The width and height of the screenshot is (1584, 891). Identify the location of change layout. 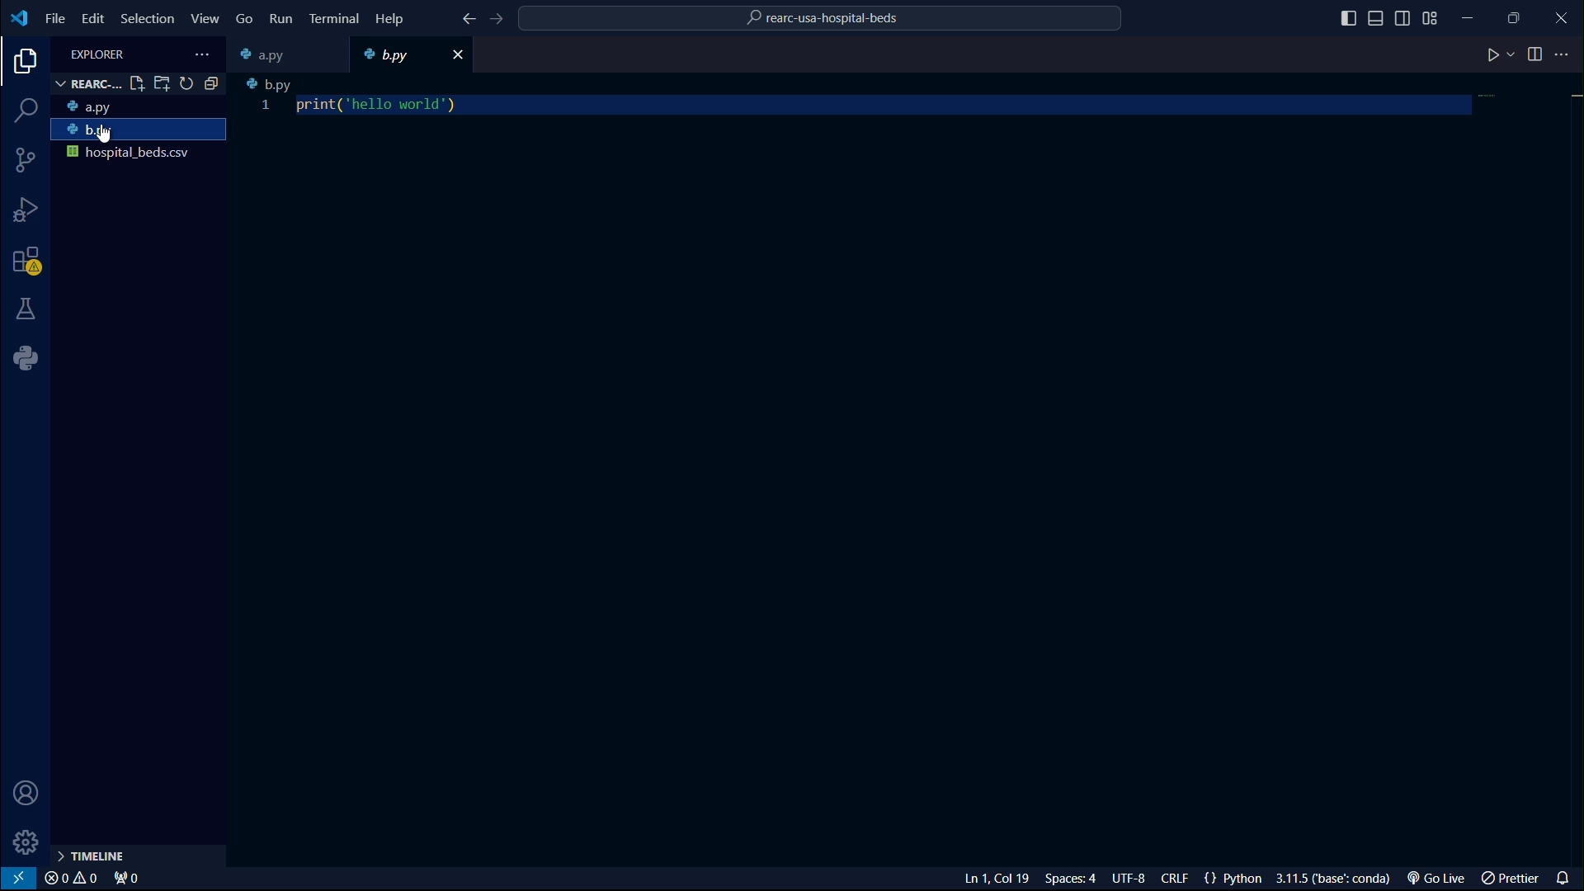
(1436, 16).